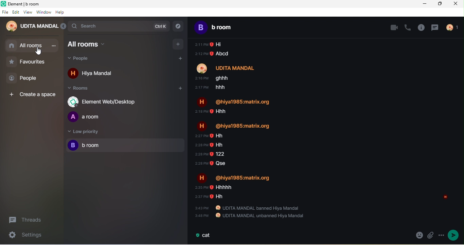 The height and width of the screenshot is (245, 464). I want to click on add room, so click(176, 90).